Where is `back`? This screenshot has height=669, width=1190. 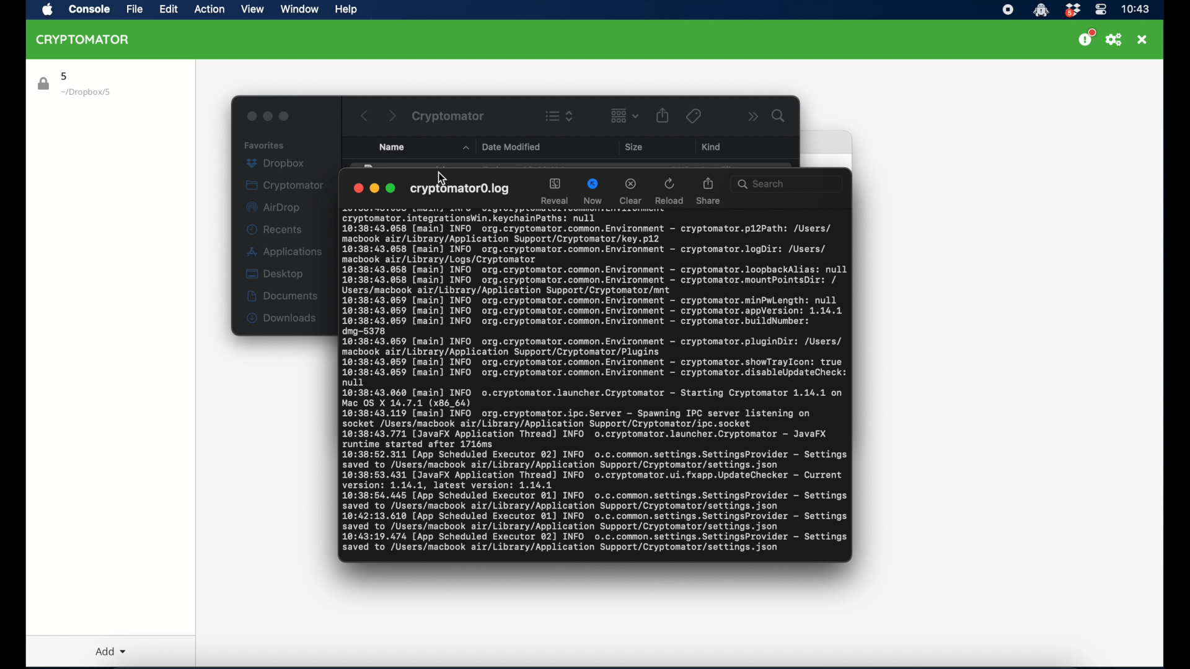
back is located at coordinates (364, 116).